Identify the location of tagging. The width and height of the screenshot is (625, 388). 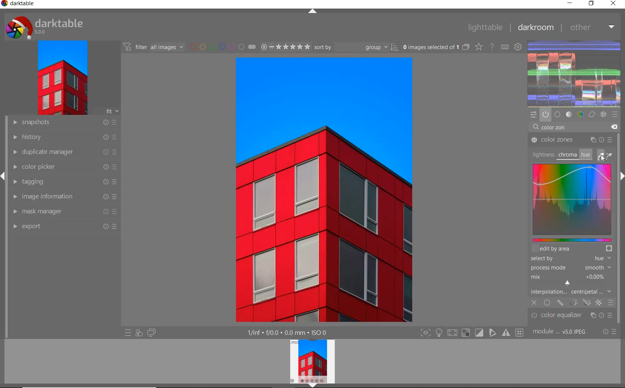
(63, 182).